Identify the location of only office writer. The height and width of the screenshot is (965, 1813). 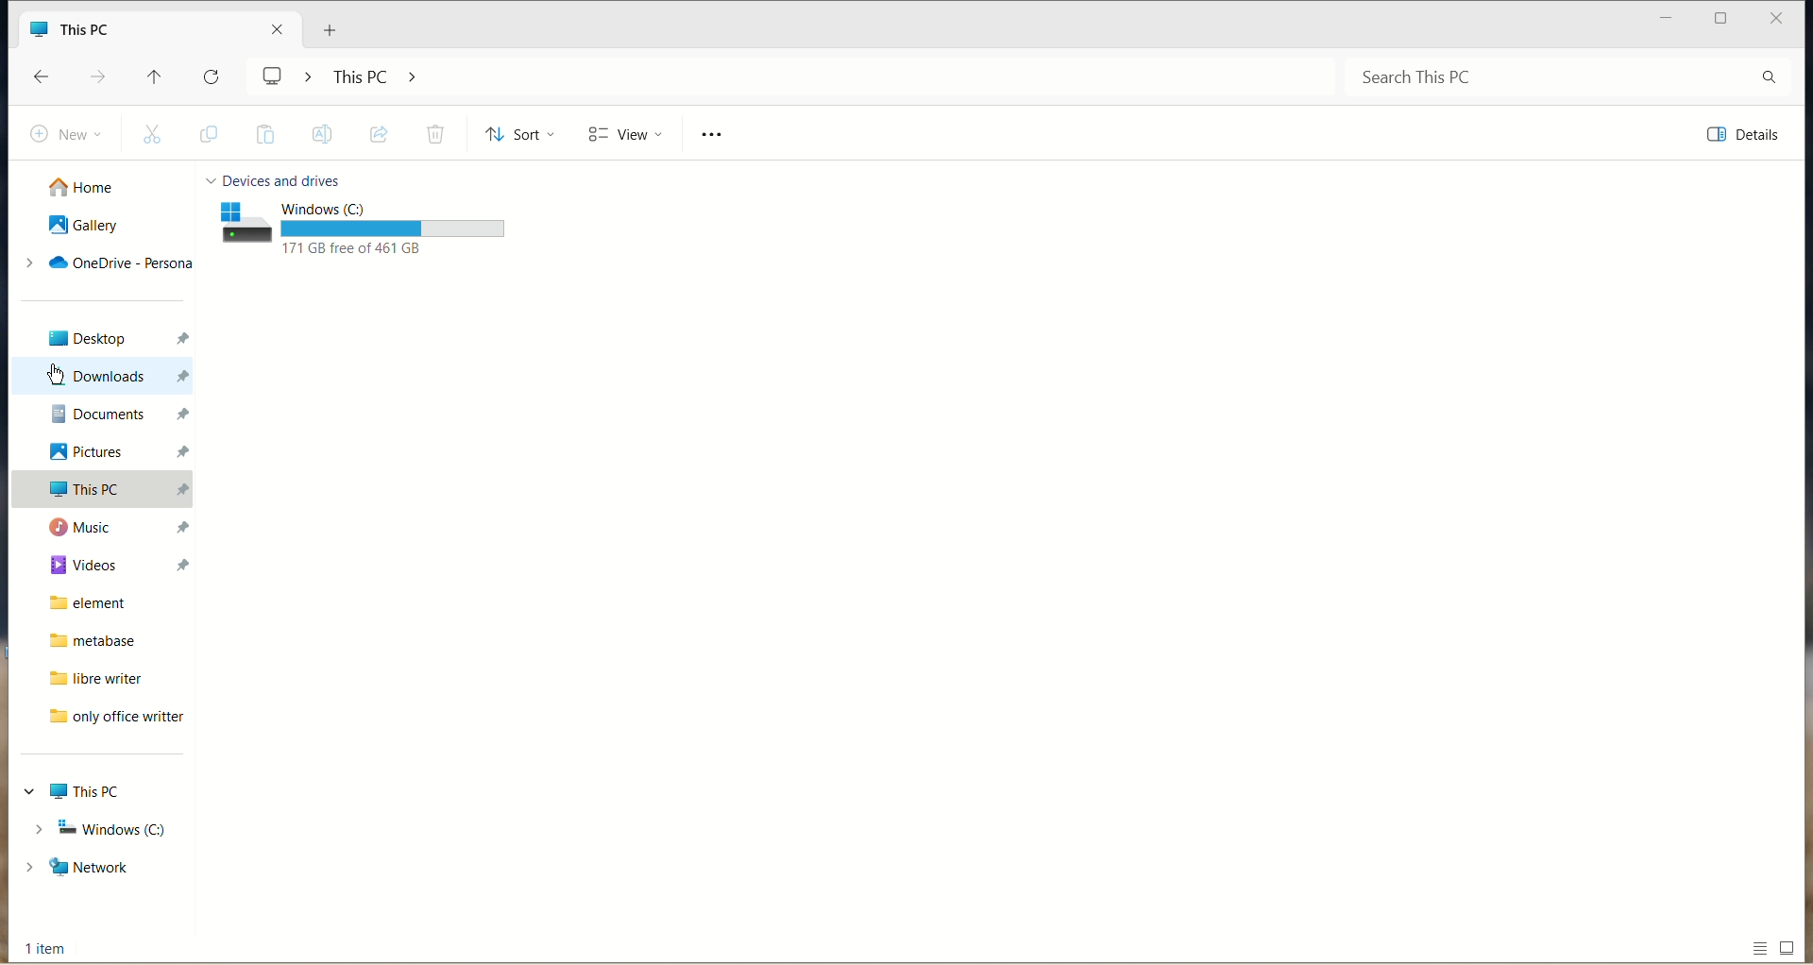
(110, 720).